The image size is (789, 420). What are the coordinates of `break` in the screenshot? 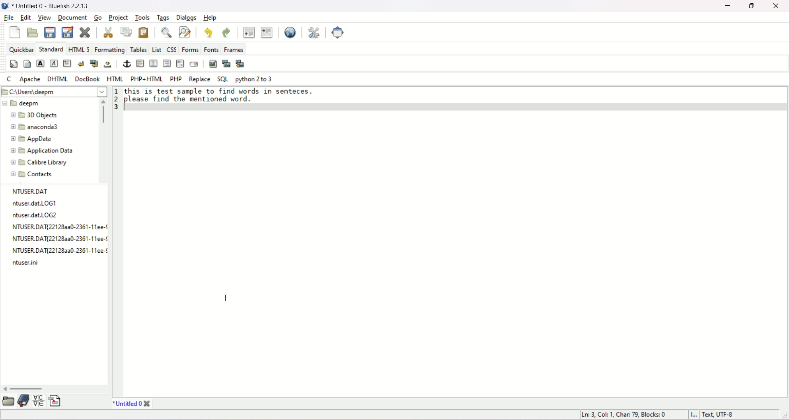 It's located at (82, 65).